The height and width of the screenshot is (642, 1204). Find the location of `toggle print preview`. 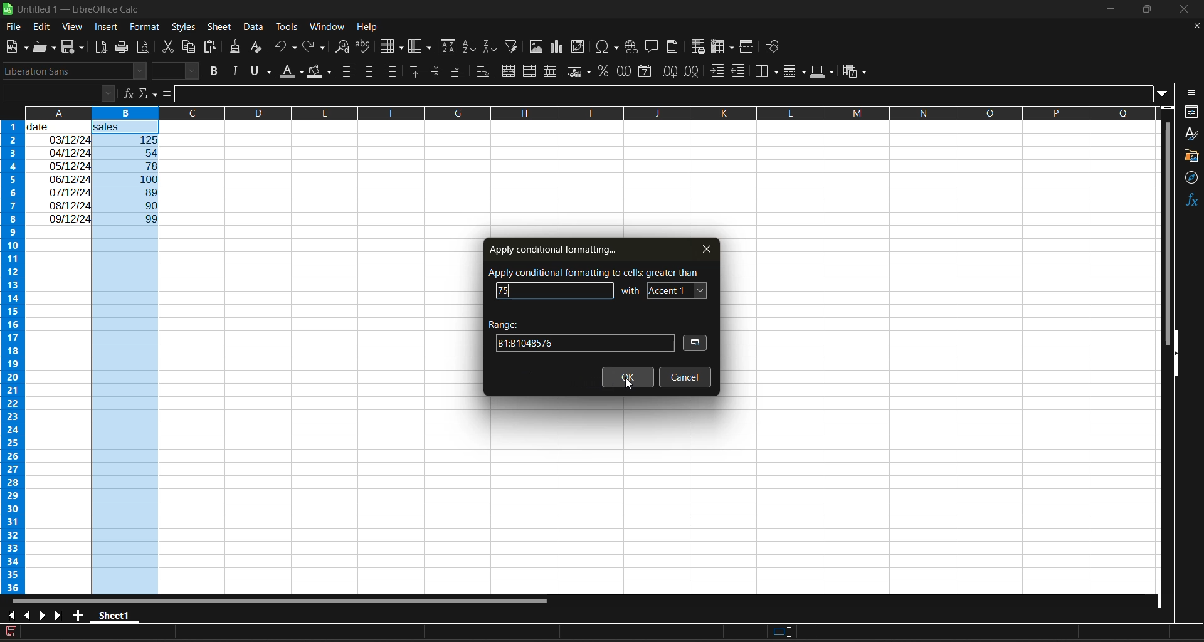

toggle print preview is located at coordinates (143, 45).